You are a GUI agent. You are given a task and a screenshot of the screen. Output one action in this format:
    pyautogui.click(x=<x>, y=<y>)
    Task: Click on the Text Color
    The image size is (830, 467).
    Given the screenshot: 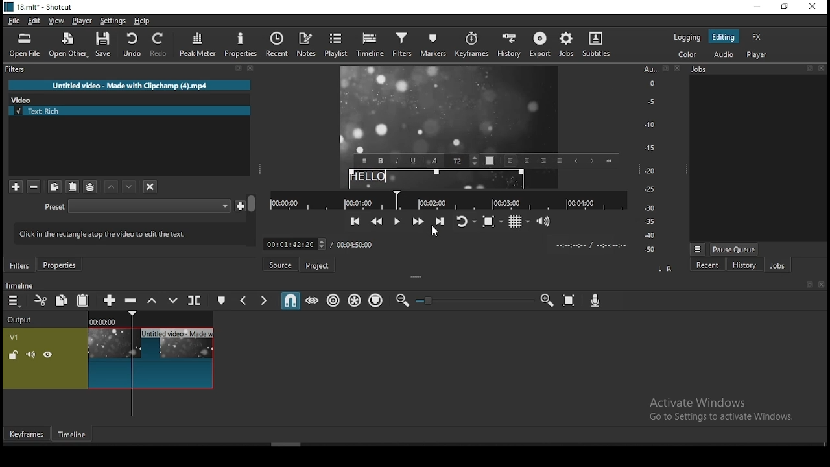 What is the action you would take?
    pyautogui.click(x=490, y=160)
    